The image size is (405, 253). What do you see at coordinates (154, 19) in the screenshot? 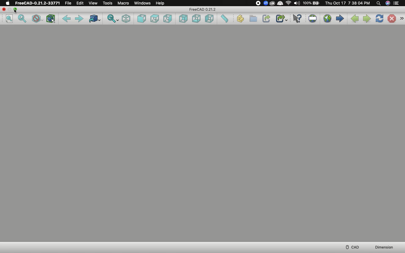
I see `Top` at bounding box center [154, 19].